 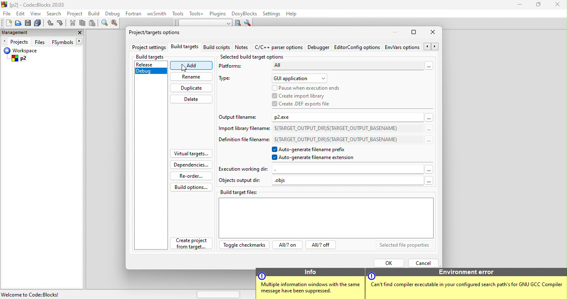 What do you see at coordinates (78, 33) in the screenshot?
I see `close` at bounding box center [78, 33].